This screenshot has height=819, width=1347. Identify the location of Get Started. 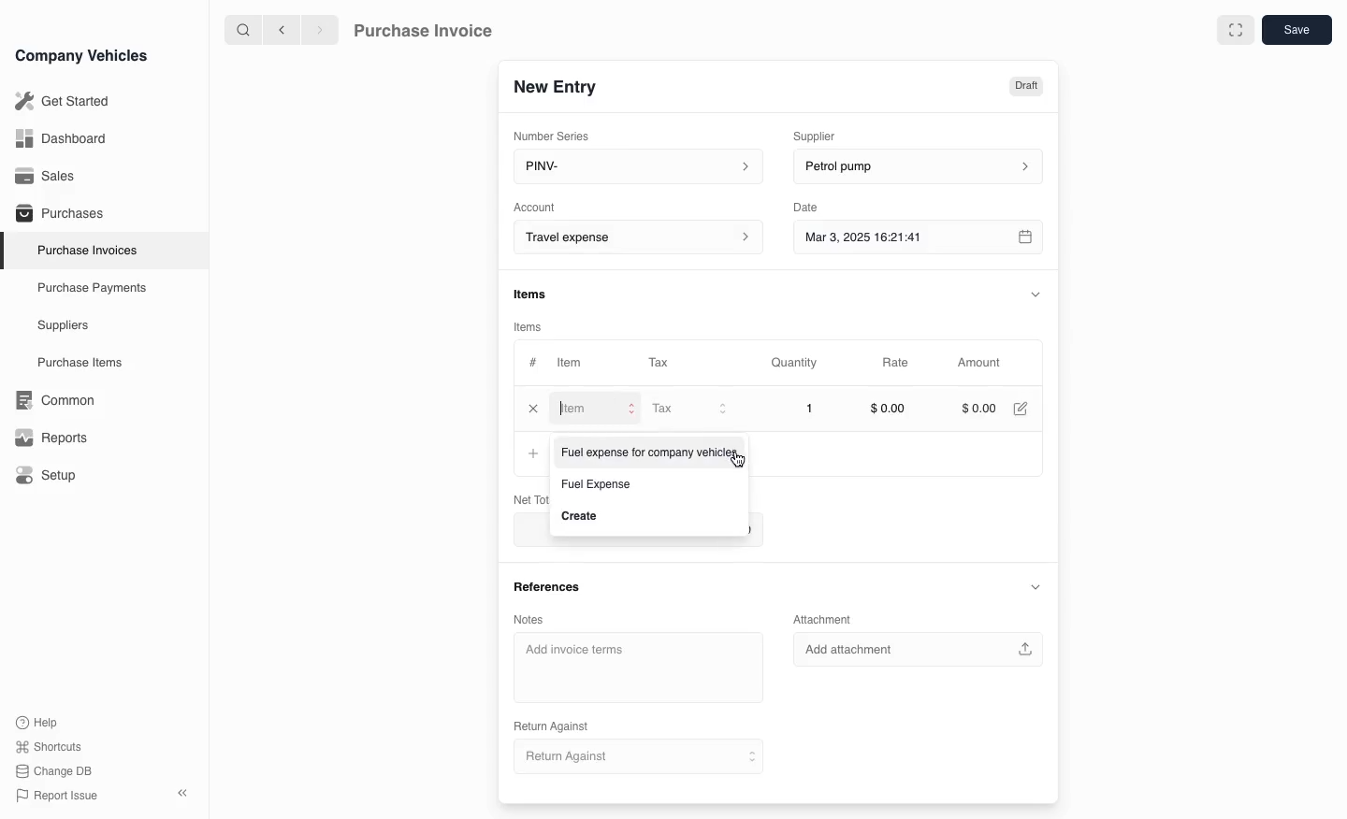
(59, 101).